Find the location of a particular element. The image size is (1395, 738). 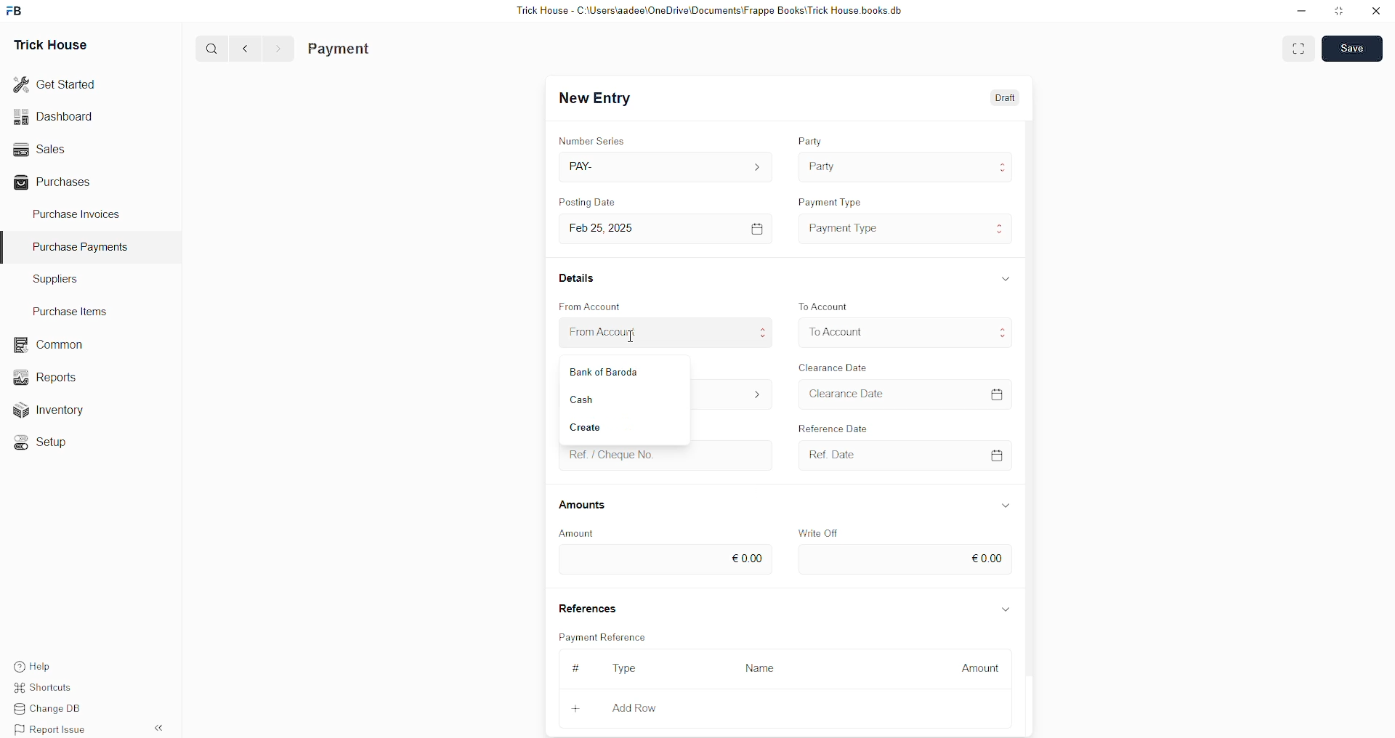

Amounts is located at coordinates (589, 506).